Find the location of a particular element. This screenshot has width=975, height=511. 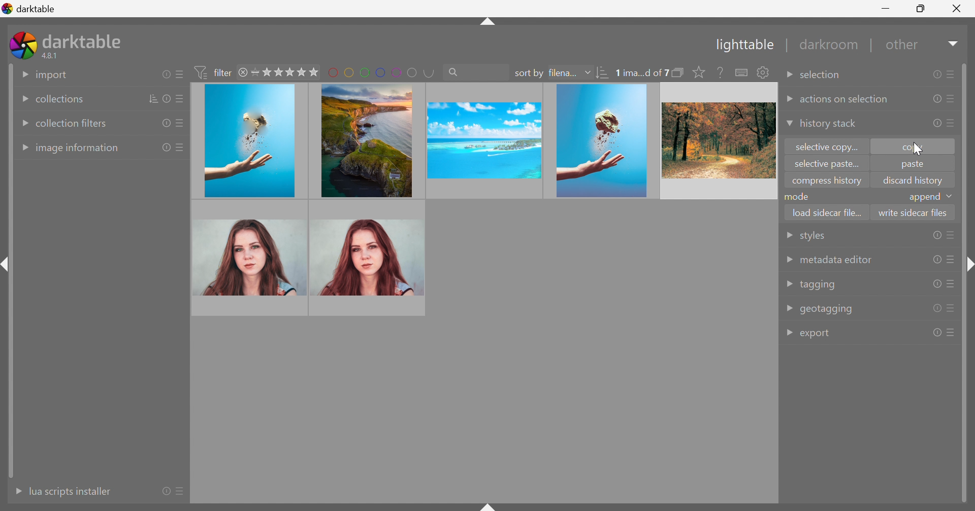

metadata editor is located at coordinates (835, 260).